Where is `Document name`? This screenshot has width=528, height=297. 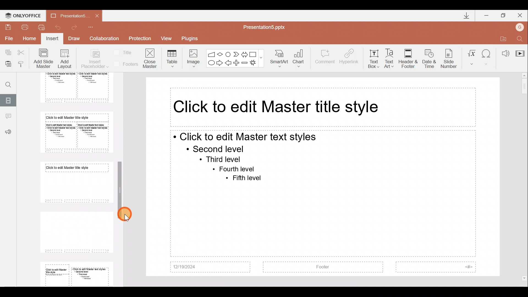 Document name is located at coordinates (267, 27).